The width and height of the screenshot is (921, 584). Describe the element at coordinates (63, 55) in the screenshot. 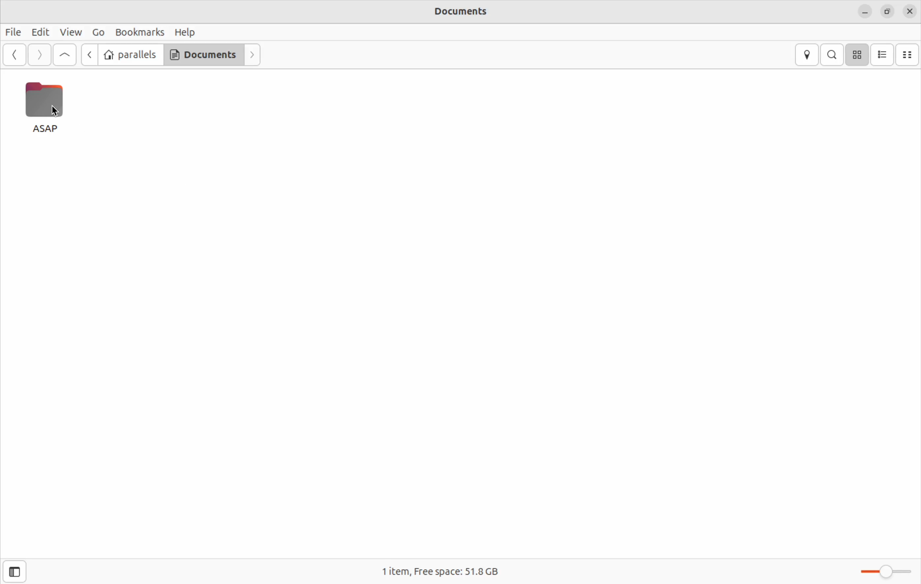

I see `go up` at that location.